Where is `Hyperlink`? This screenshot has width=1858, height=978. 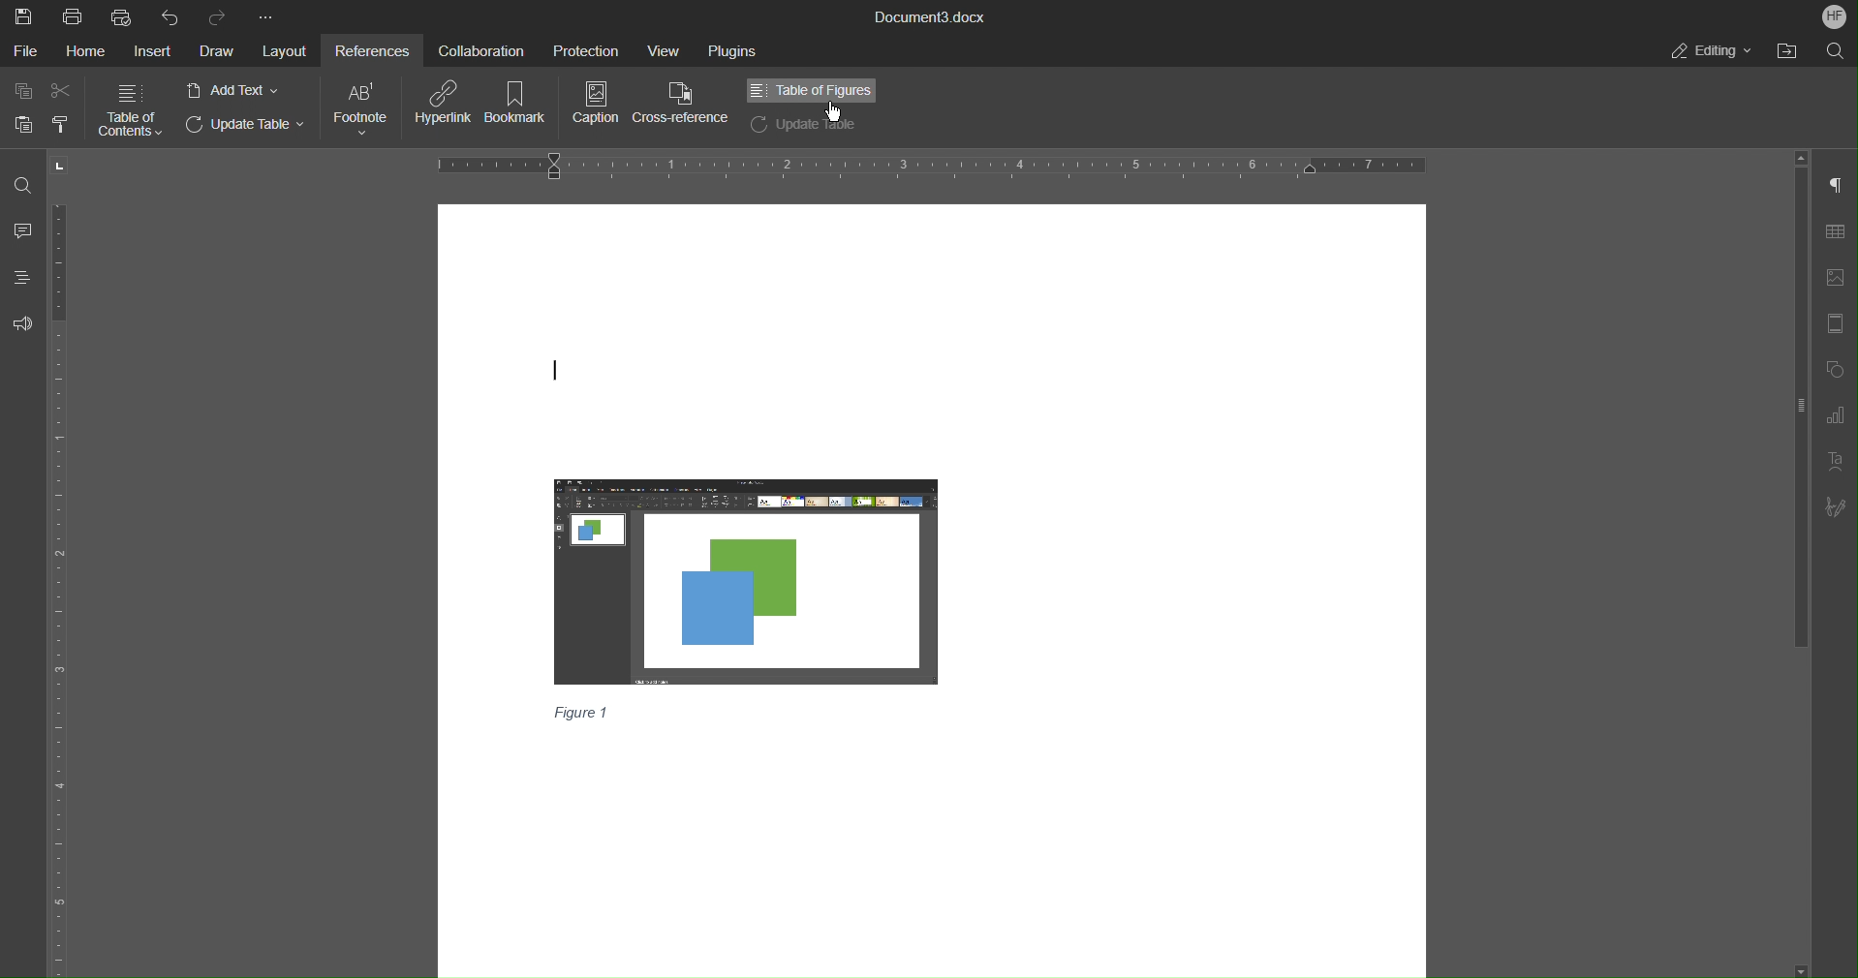 Hyperlink is located at coordinates (446, 105).